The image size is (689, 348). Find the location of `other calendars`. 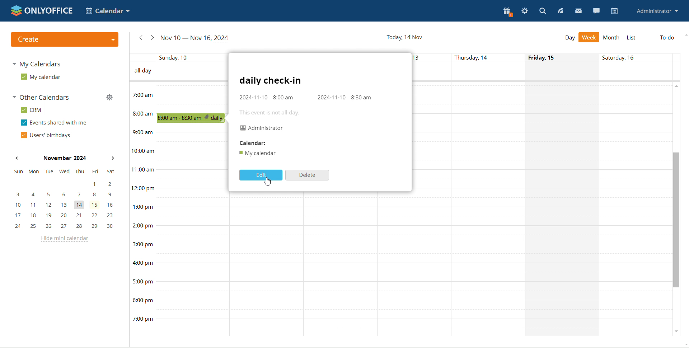

other calendars is located at coordinates (41, 97).